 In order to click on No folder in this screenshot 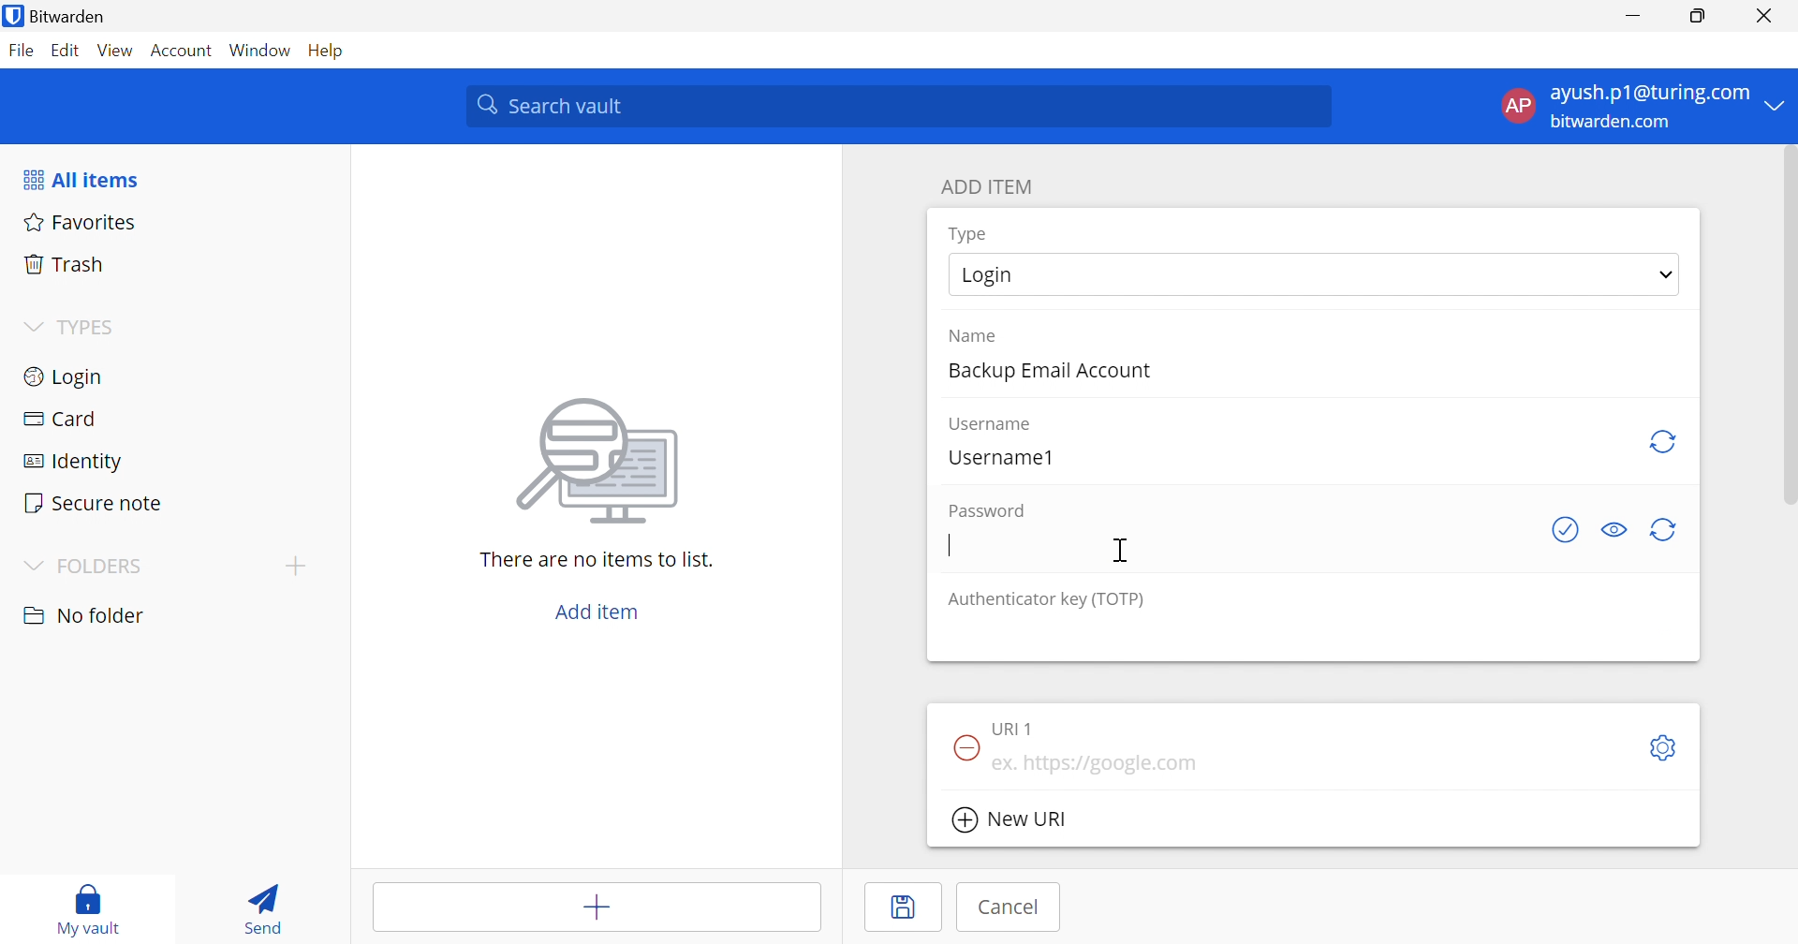, I will do `click(85, 617)`.